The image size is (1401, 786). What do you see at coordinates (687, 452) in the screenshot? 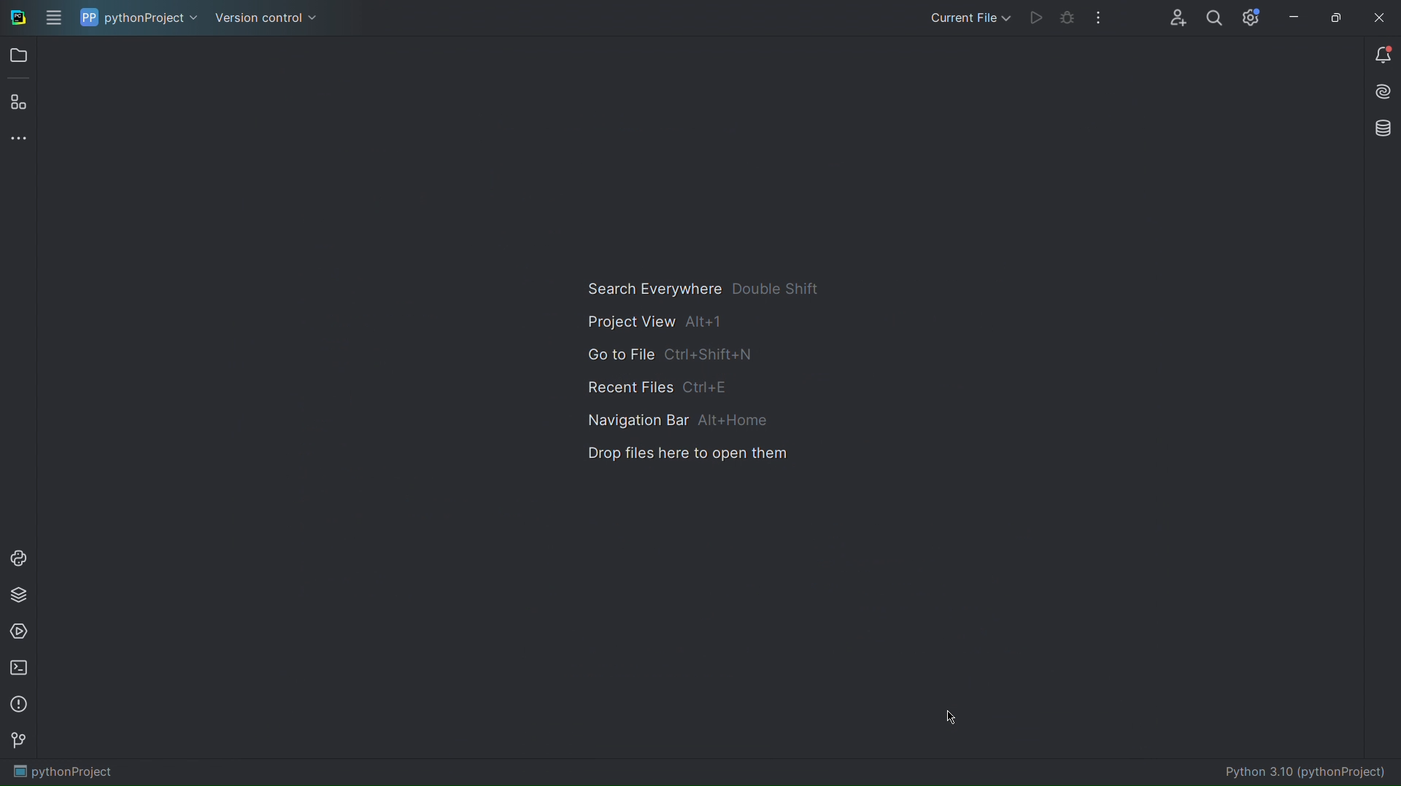
I see `Drop files here to open them` at bounding box center [687, 452].